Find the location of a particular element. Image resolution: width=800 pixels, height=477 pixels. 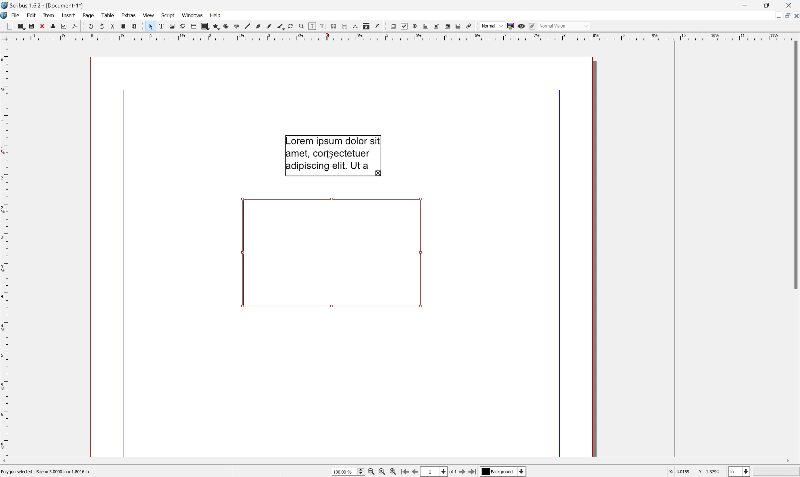

Minimize is located at coordinates (743, 4).